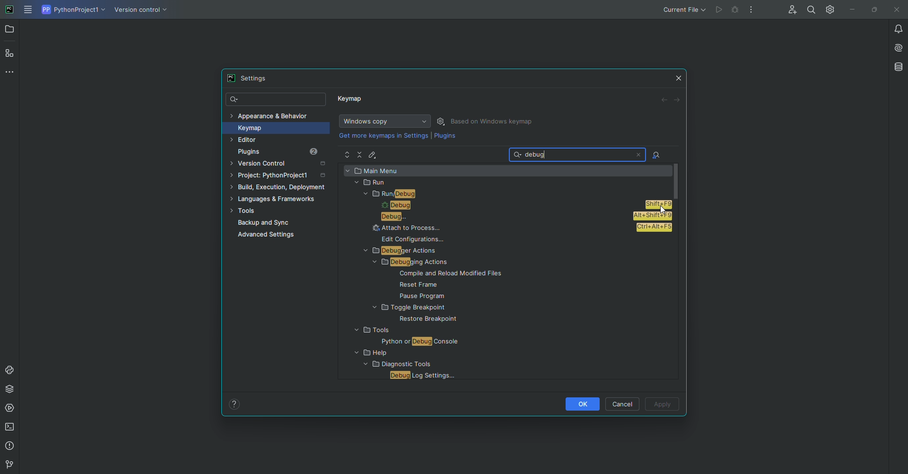 The width and height of the screenshot is (908, 474). What do you see at coordinates (374, 155) in the screenshot?
I see `Edit` at bounding box center [374, 155].